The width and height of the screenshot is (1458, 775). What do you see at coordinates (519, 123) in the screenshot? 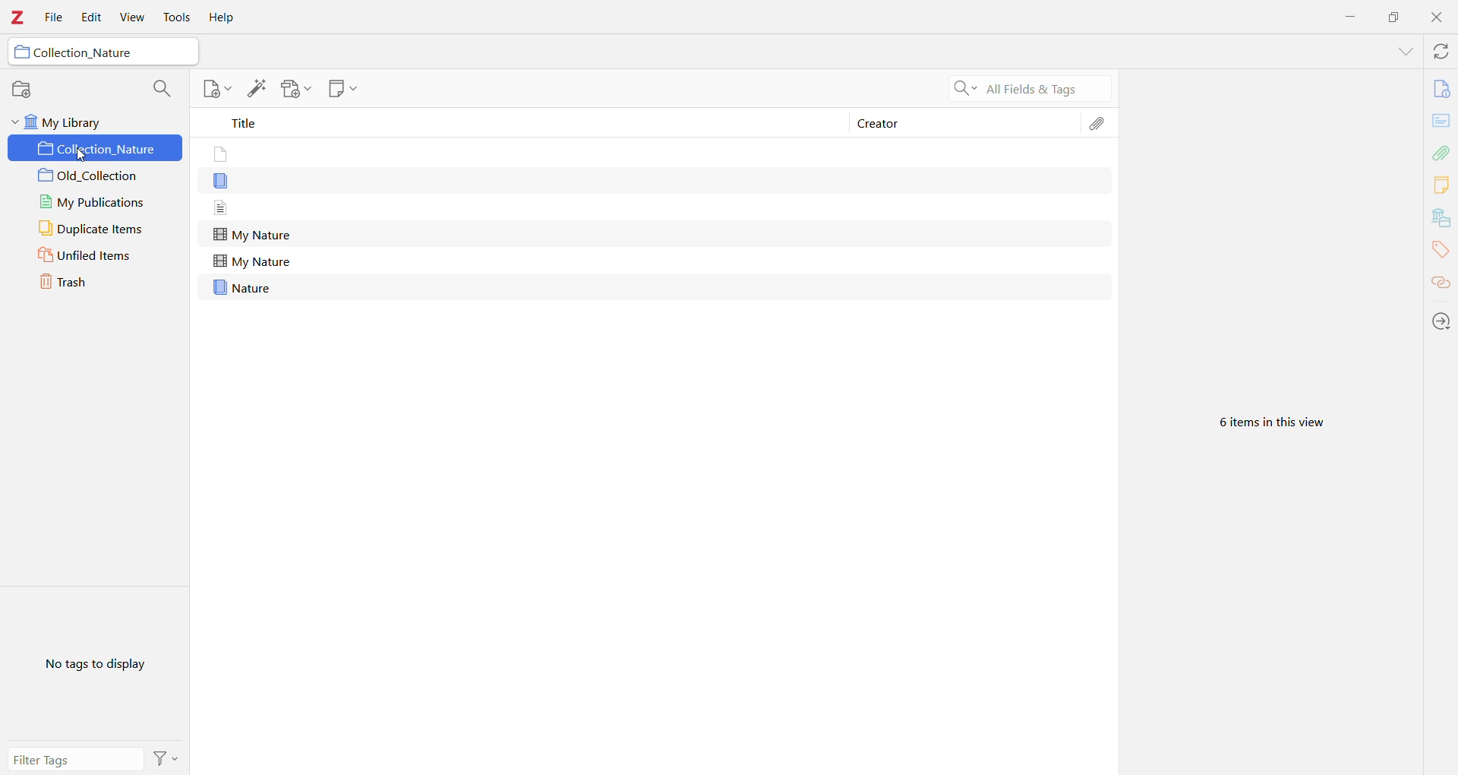
I see `Title` at bounding box center [519, 123].